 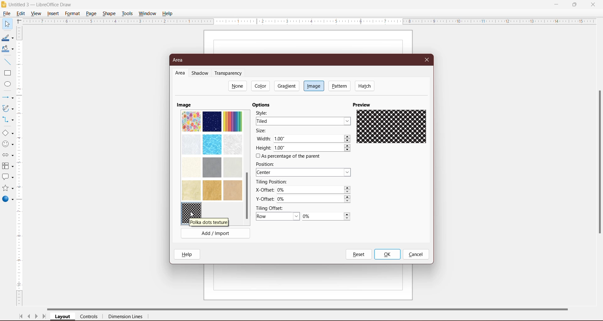 What do you see at coordinates (598, 170) in the screenshot?
I see `scrollbar` at bounding box center [598, 170].